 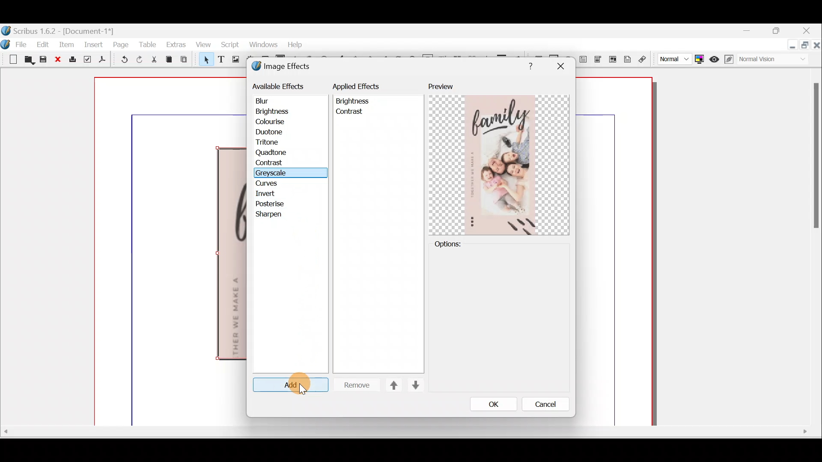 What do you see at coordinates (222, 60) in the screenshot?
I see `Text frame` at bounding box center [222, 60].